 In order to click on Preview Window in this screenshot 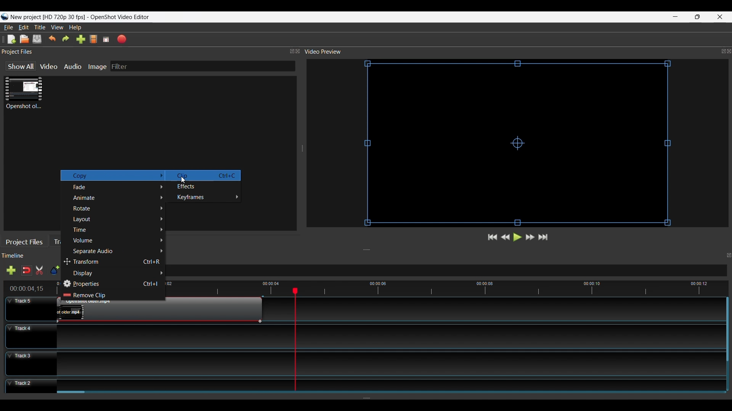, I will do `click(520, 144)`.